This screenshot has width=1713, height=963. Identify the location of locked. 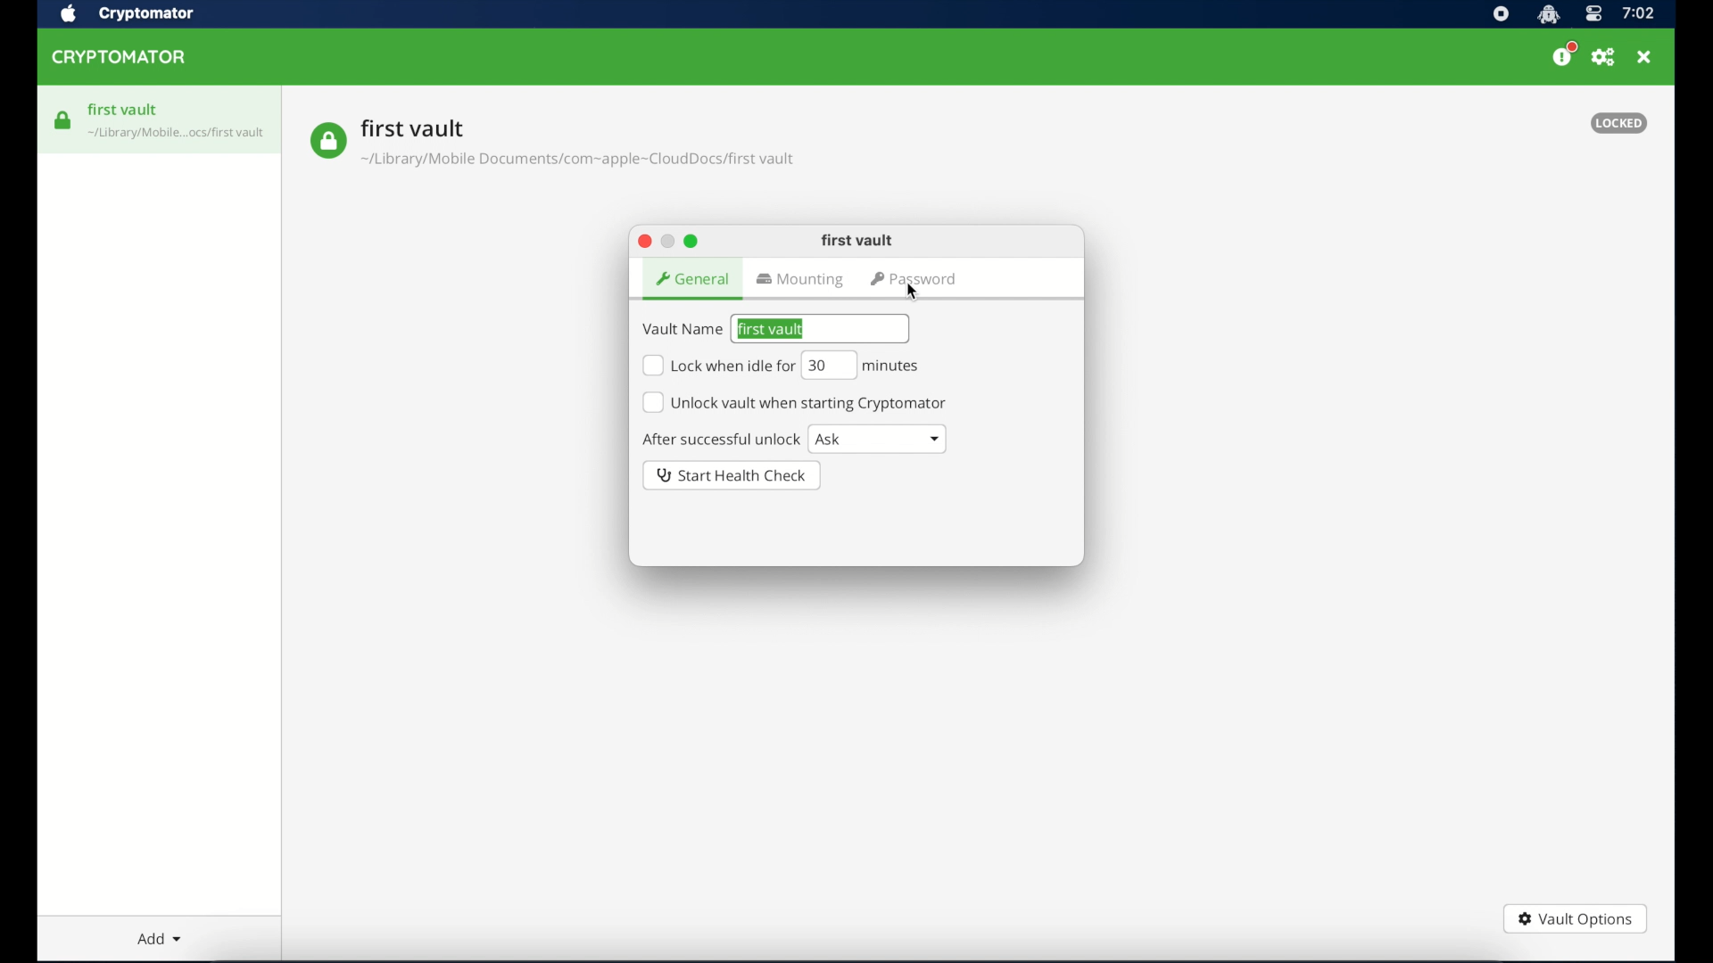
(1618, 123).